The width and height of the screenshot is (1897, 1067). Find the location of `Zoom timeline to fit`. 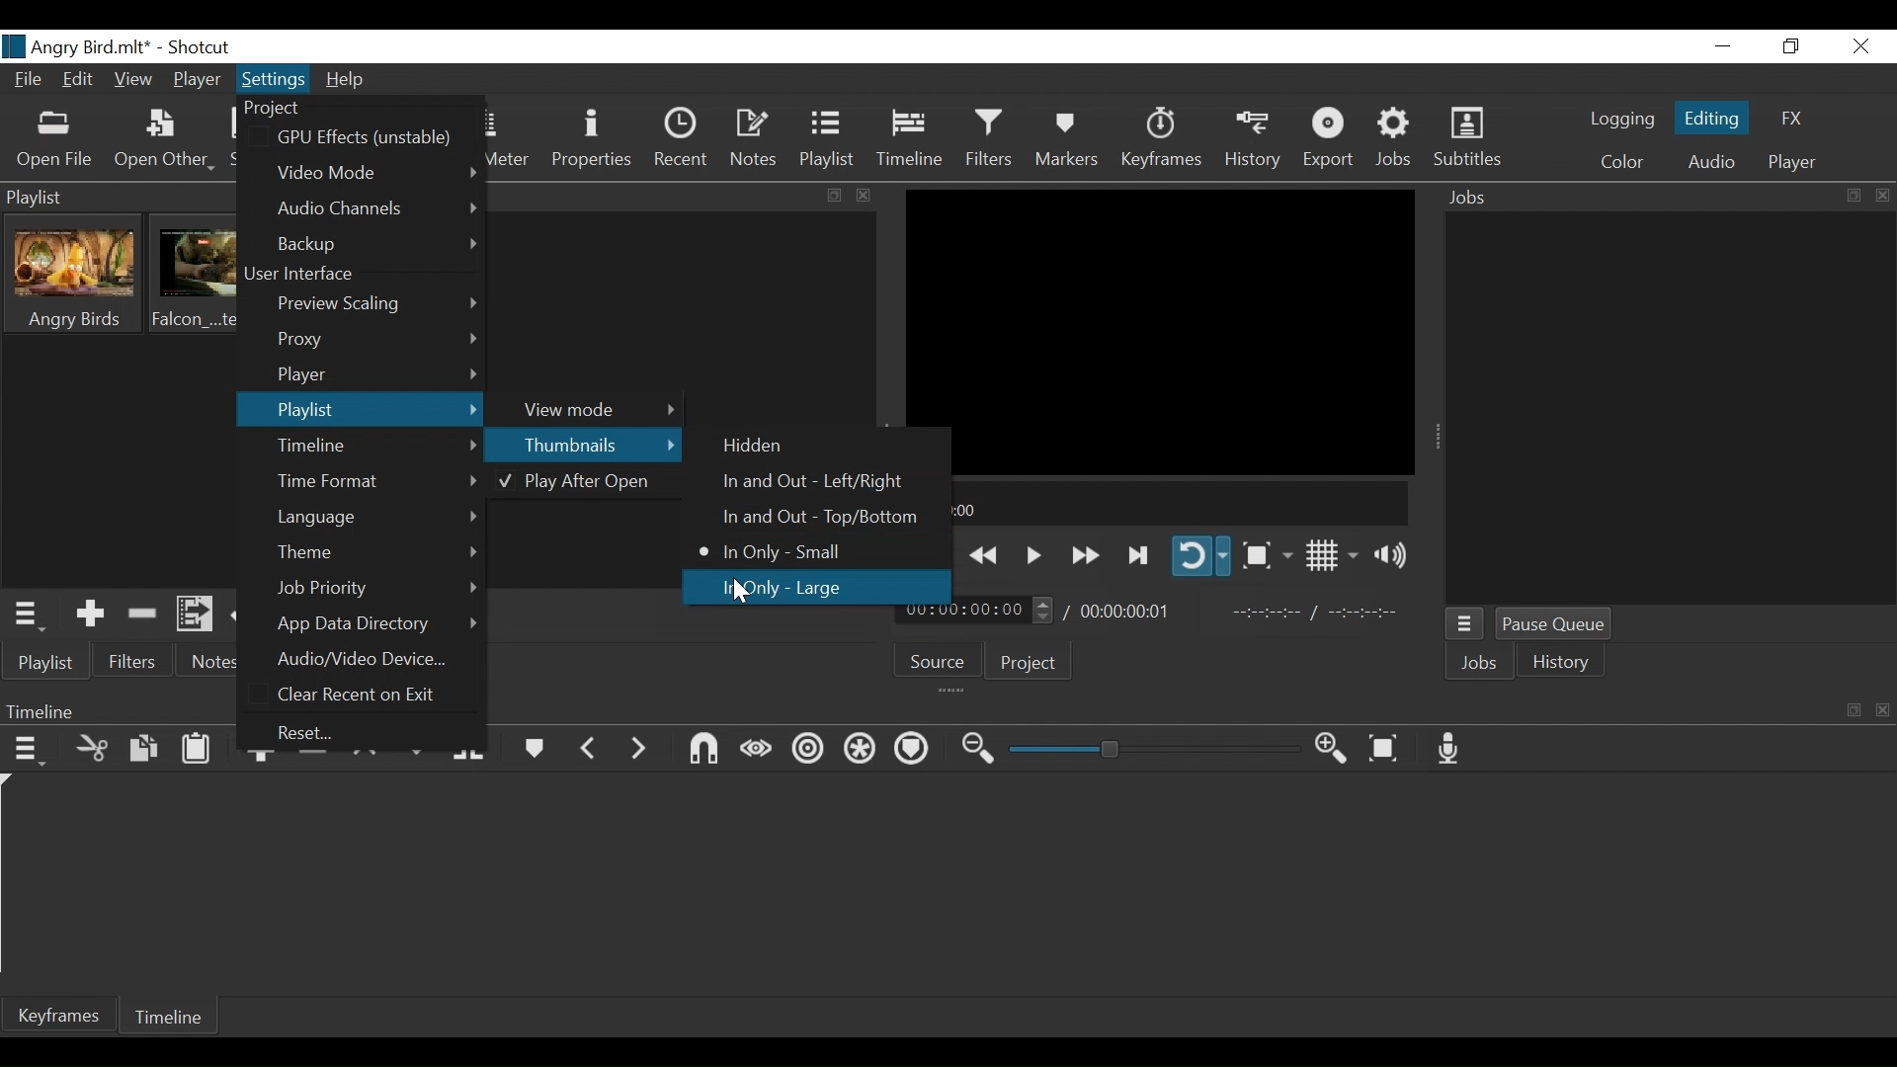

Zoom timeline to fit is located at coordinates (1386, 749).